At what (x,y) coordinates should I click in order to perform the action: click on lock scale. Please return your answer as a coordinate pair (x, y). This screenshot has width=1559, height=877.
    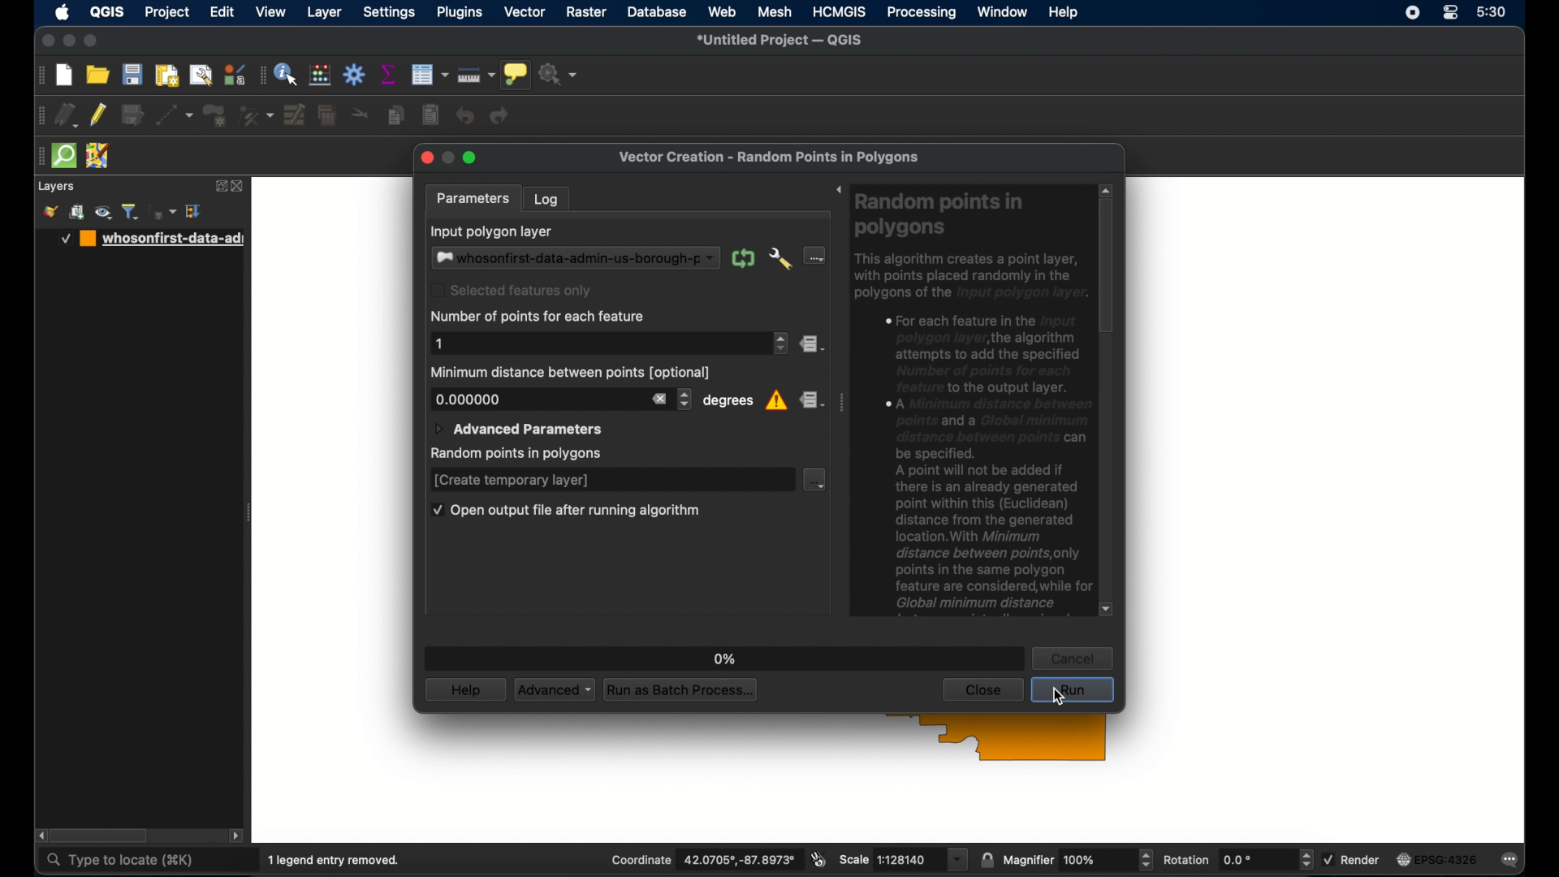
    Looking at the image, I should click on (987, 860).